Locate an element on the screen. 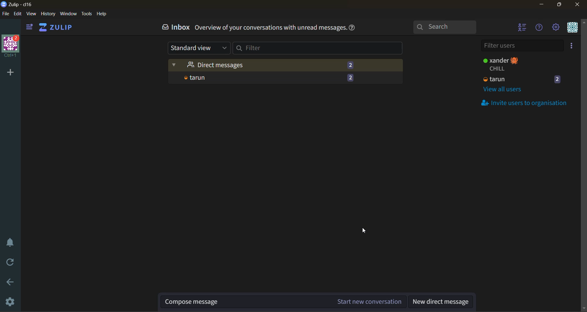 The width and height of the screenshot is (587, 312). invite users to organisation is located at coordinates (529, 102).